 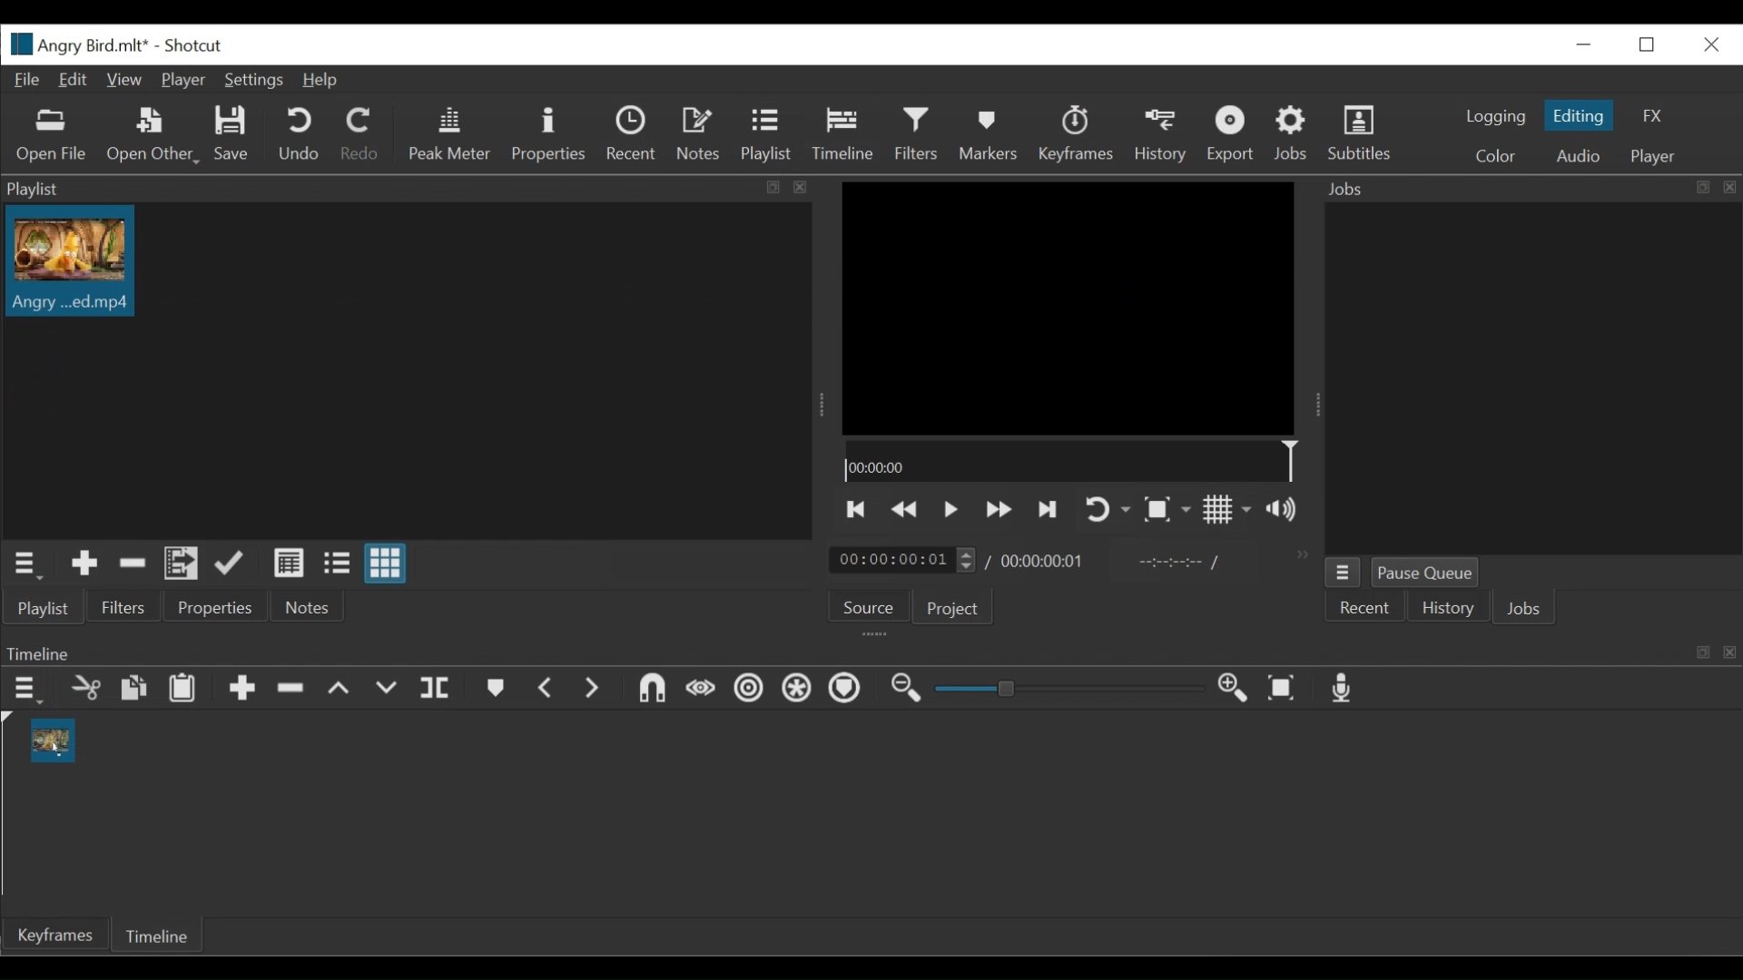 I want to click on Timeline, so click(x=154, y=935).